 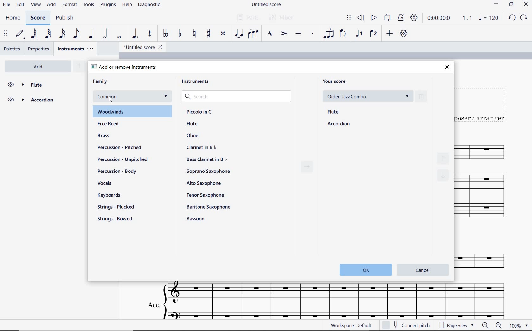 What do you see at coordinates (194, 81) in the screenshot?
I see `instruments` at bounding box center [194, 81].